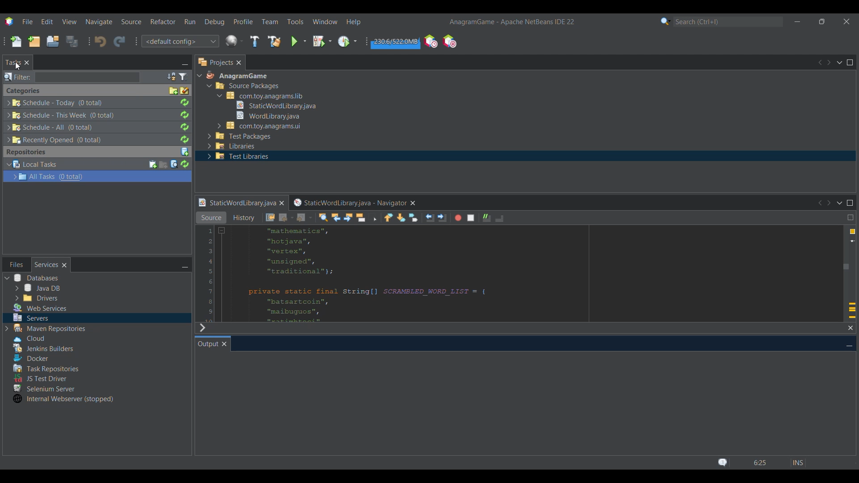 This screenshot has width=859, height=483. I want to click on , so click(236, 157).